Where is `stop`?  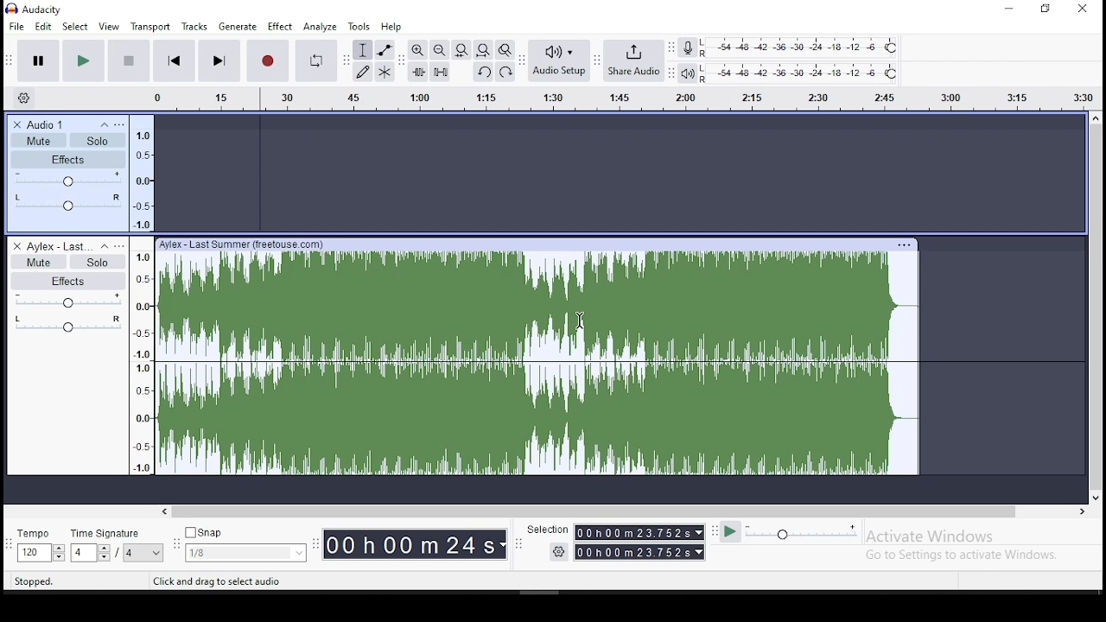 stop is located at coordinates (130, 60).